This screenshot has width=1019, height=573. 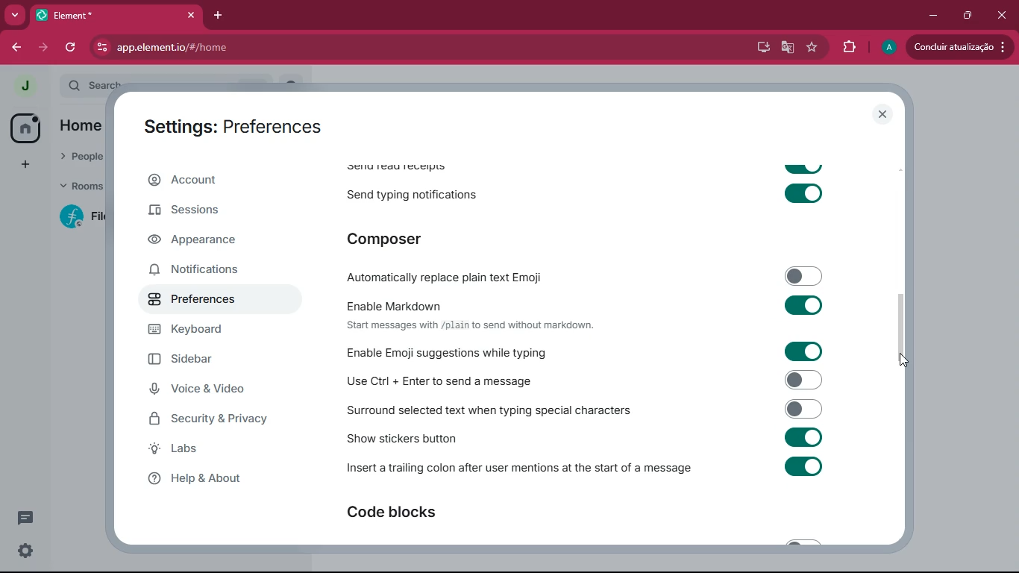 What do you see at coordinates (811, 47) in the screenshot?
I see `favourite` at bounding box center [811, 47].